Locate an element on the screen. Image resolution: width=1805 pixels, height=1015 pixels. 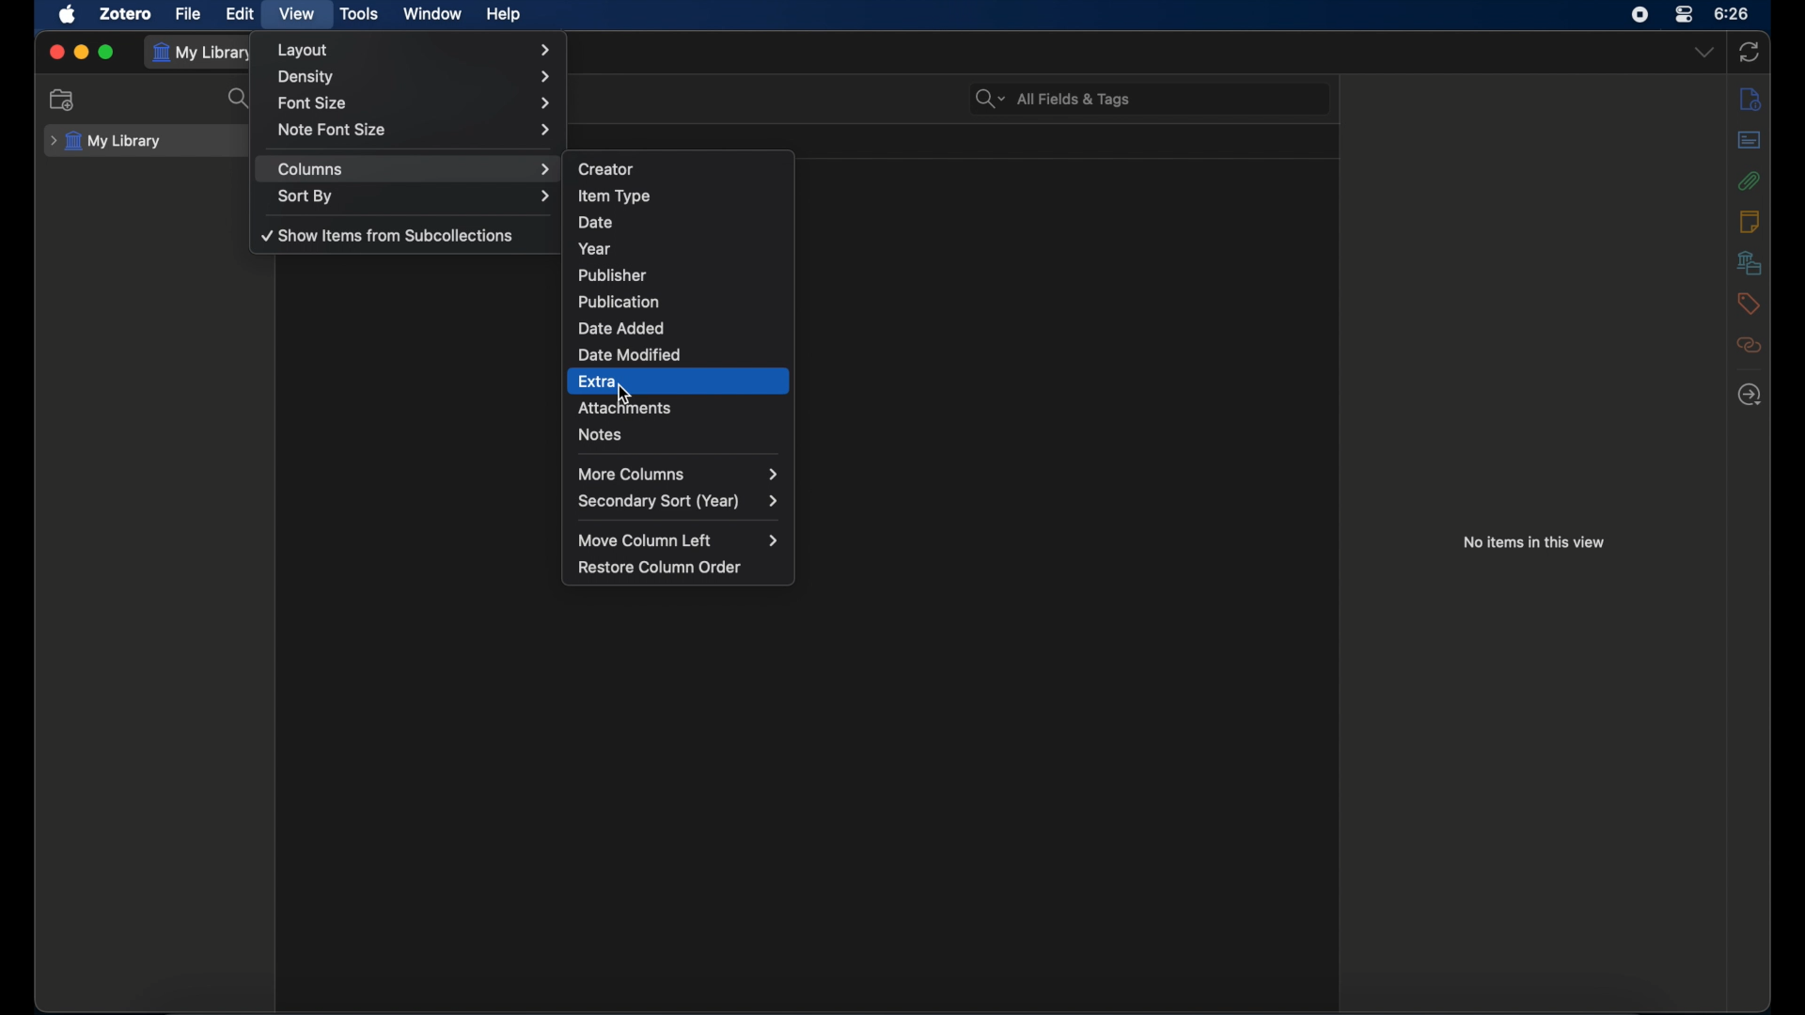
notes is located at coordinates (679, 440).